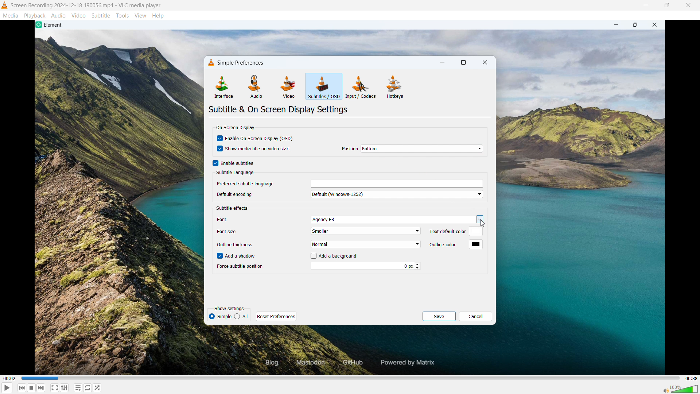 Image resolution: width=700 pixels, height=394 pixels. I want to click on outline color, so click(440, 244).